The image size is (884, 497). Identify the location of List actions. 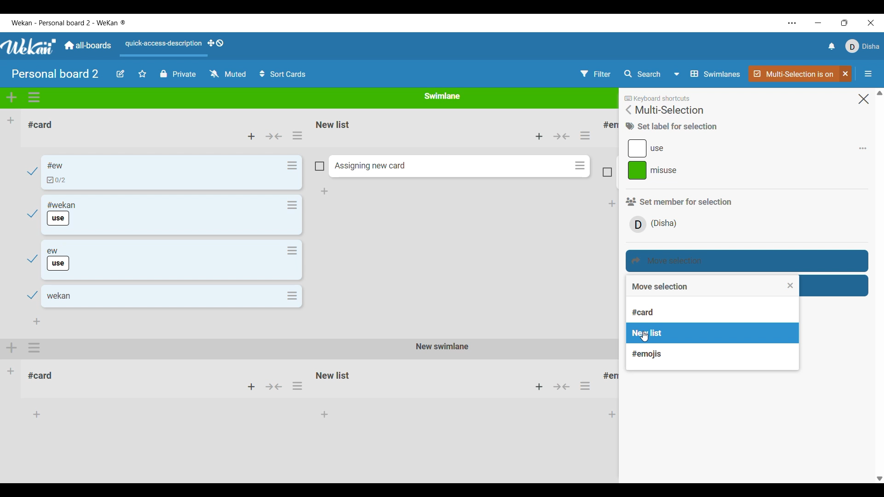
(585, 135).